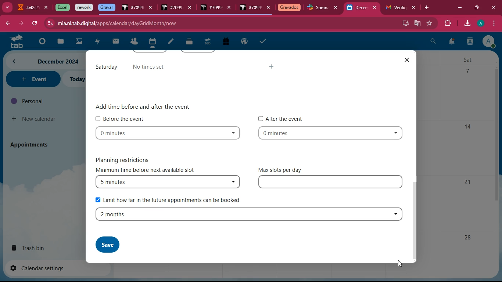 Image resolution: width=502 pixels, height=282 pixels. I want to click on tab, so click(84, 8).